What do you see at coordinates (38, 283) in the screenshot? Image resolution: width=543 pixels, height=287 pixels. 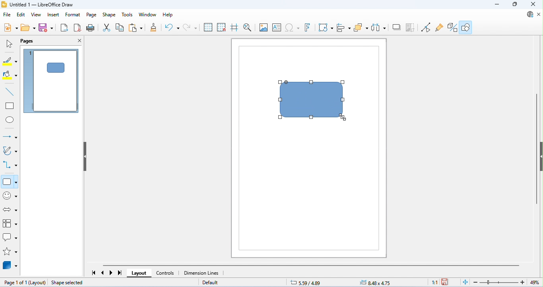 I see `layout` at bounding box center [38, 283].